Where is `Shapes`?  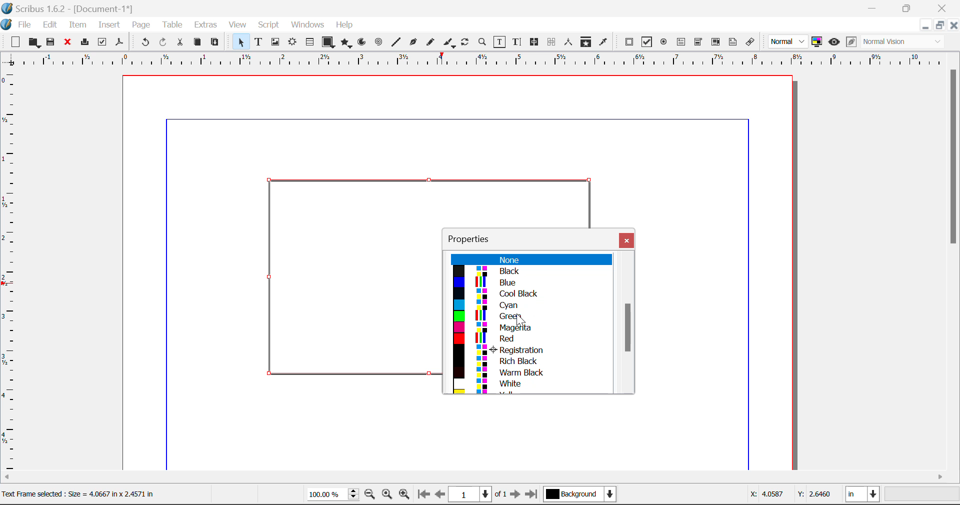
Shapes is located at coordinates (328, 41).